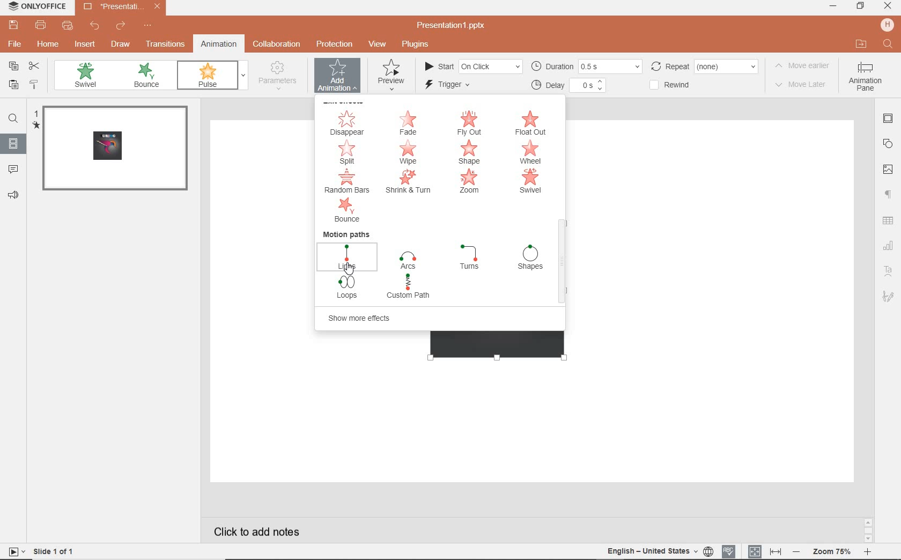 The height and width of the screenshot is (560, 901). What do you see at coordinates (472, 65) in the screenshot?
I see `start` at bounding box center [472, 65].